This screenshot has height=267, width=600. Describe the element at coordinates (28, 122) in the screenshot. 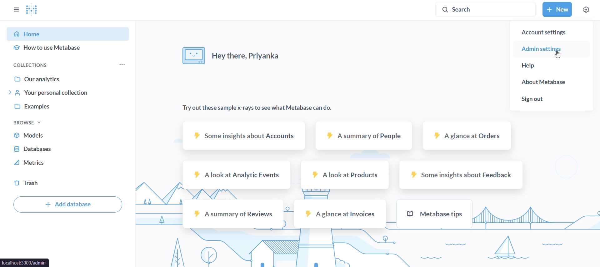

I see `browse` at that location.